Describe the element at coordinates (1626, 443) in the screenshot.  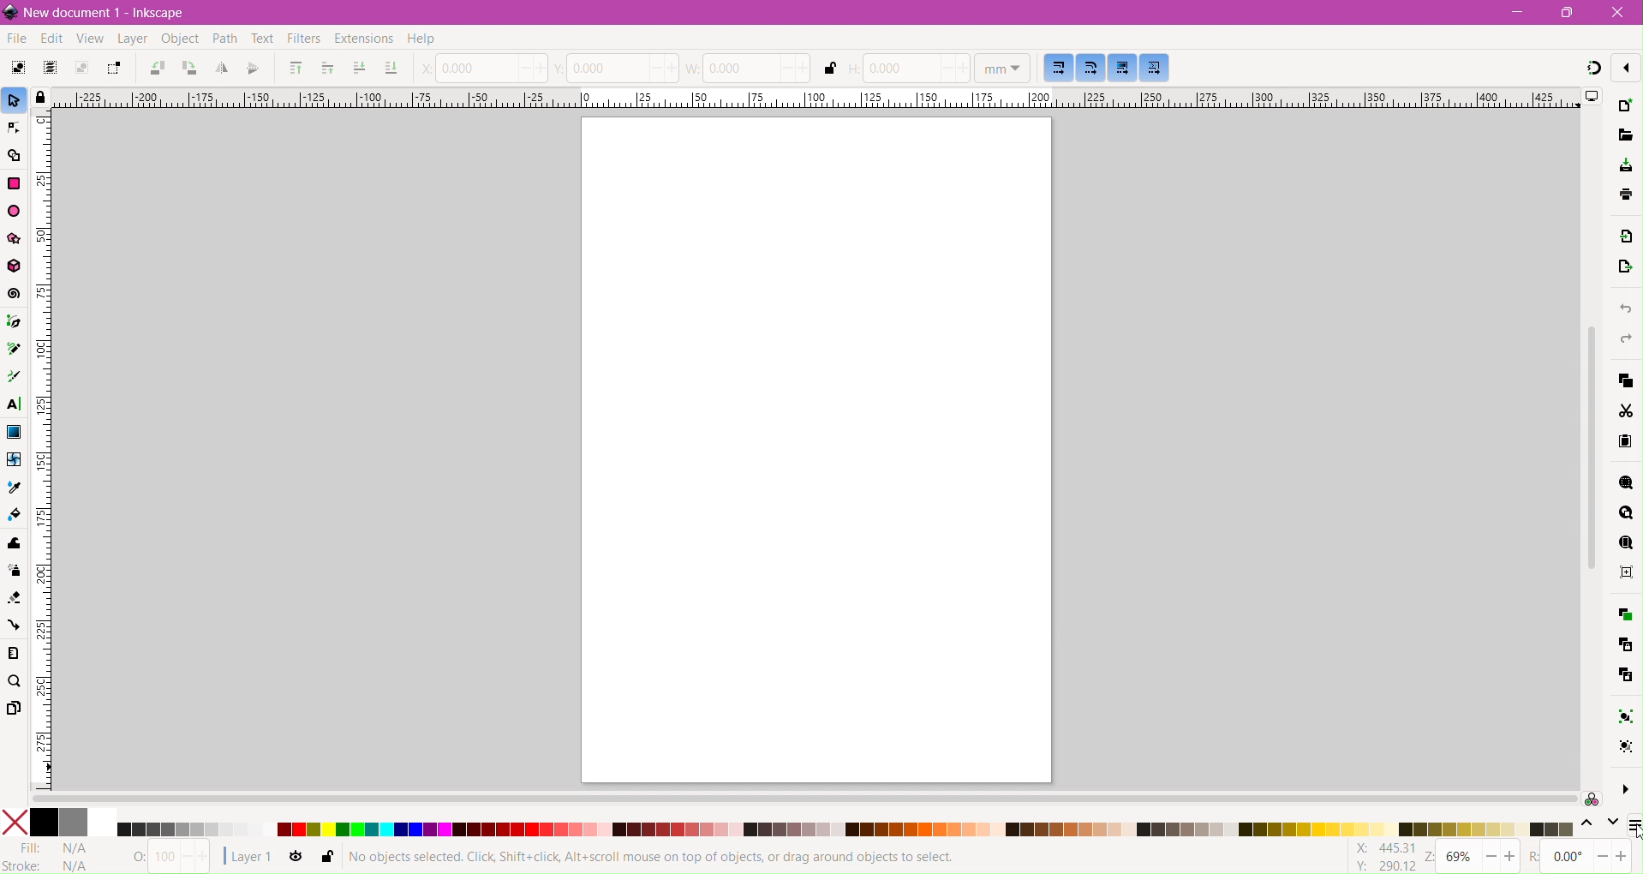
I see `Paste` at that location.